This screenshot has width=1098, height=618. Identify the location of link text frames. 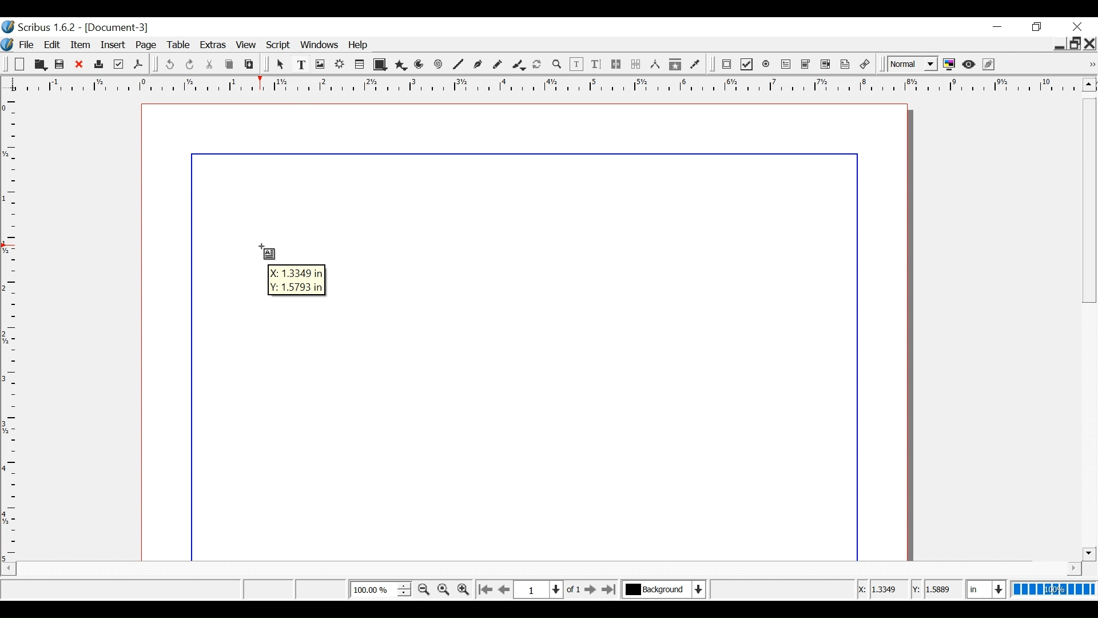
(616, 65).